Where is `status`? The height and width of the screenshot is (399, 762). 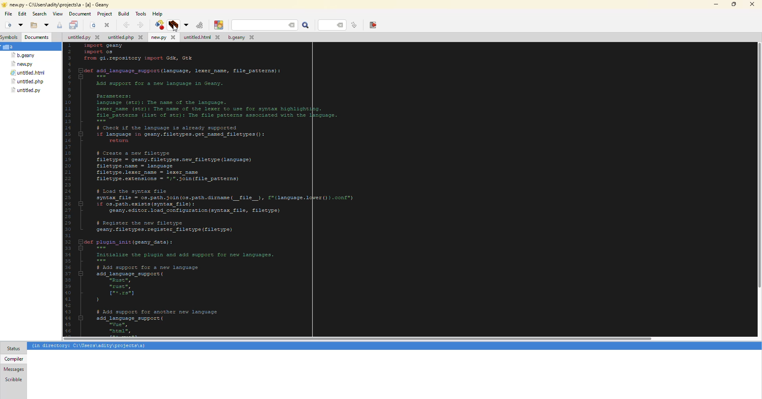 status is located at coordinates (15, 348).